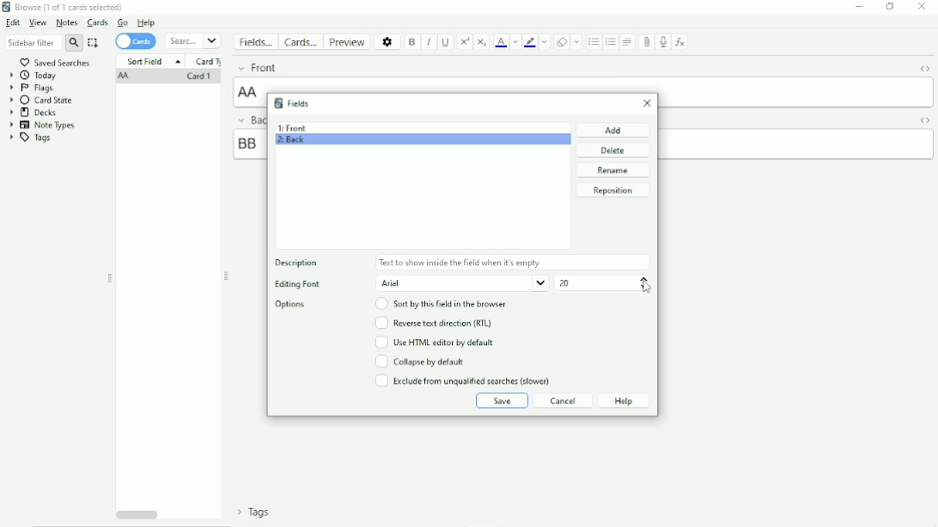 This screenshot has height=527, width=938. Describe the element at coordinates (462, 283) in the screenshot. I see `Arial` at that location.